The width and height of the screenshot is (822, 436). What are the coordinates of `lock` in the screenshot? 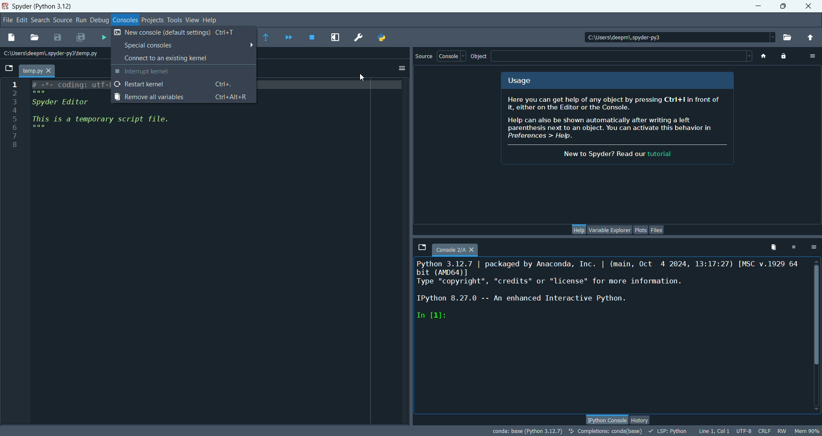 It's located at (783, 56).